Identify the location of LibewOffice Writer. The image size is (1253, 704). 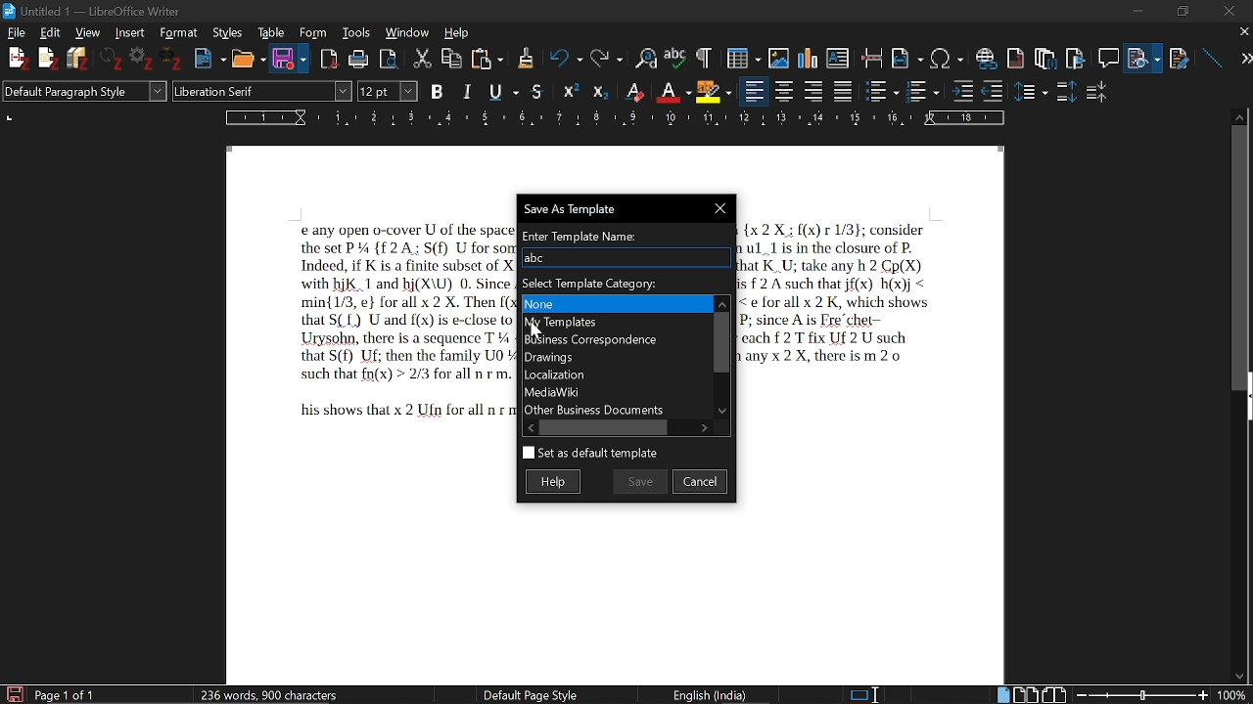
(9, 10).